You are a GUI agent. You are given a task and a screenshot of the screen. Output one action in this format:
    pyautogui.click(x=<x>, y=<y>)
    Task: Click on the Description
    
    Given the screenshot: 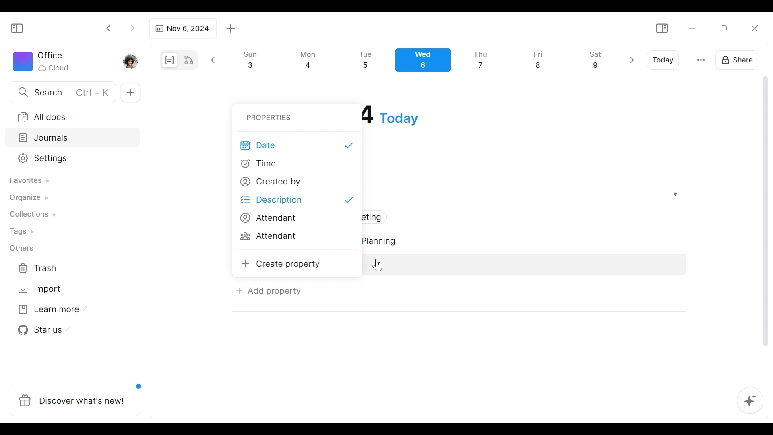 What is the action you would take?
    pyautogui.click(x=298, y=199)
    